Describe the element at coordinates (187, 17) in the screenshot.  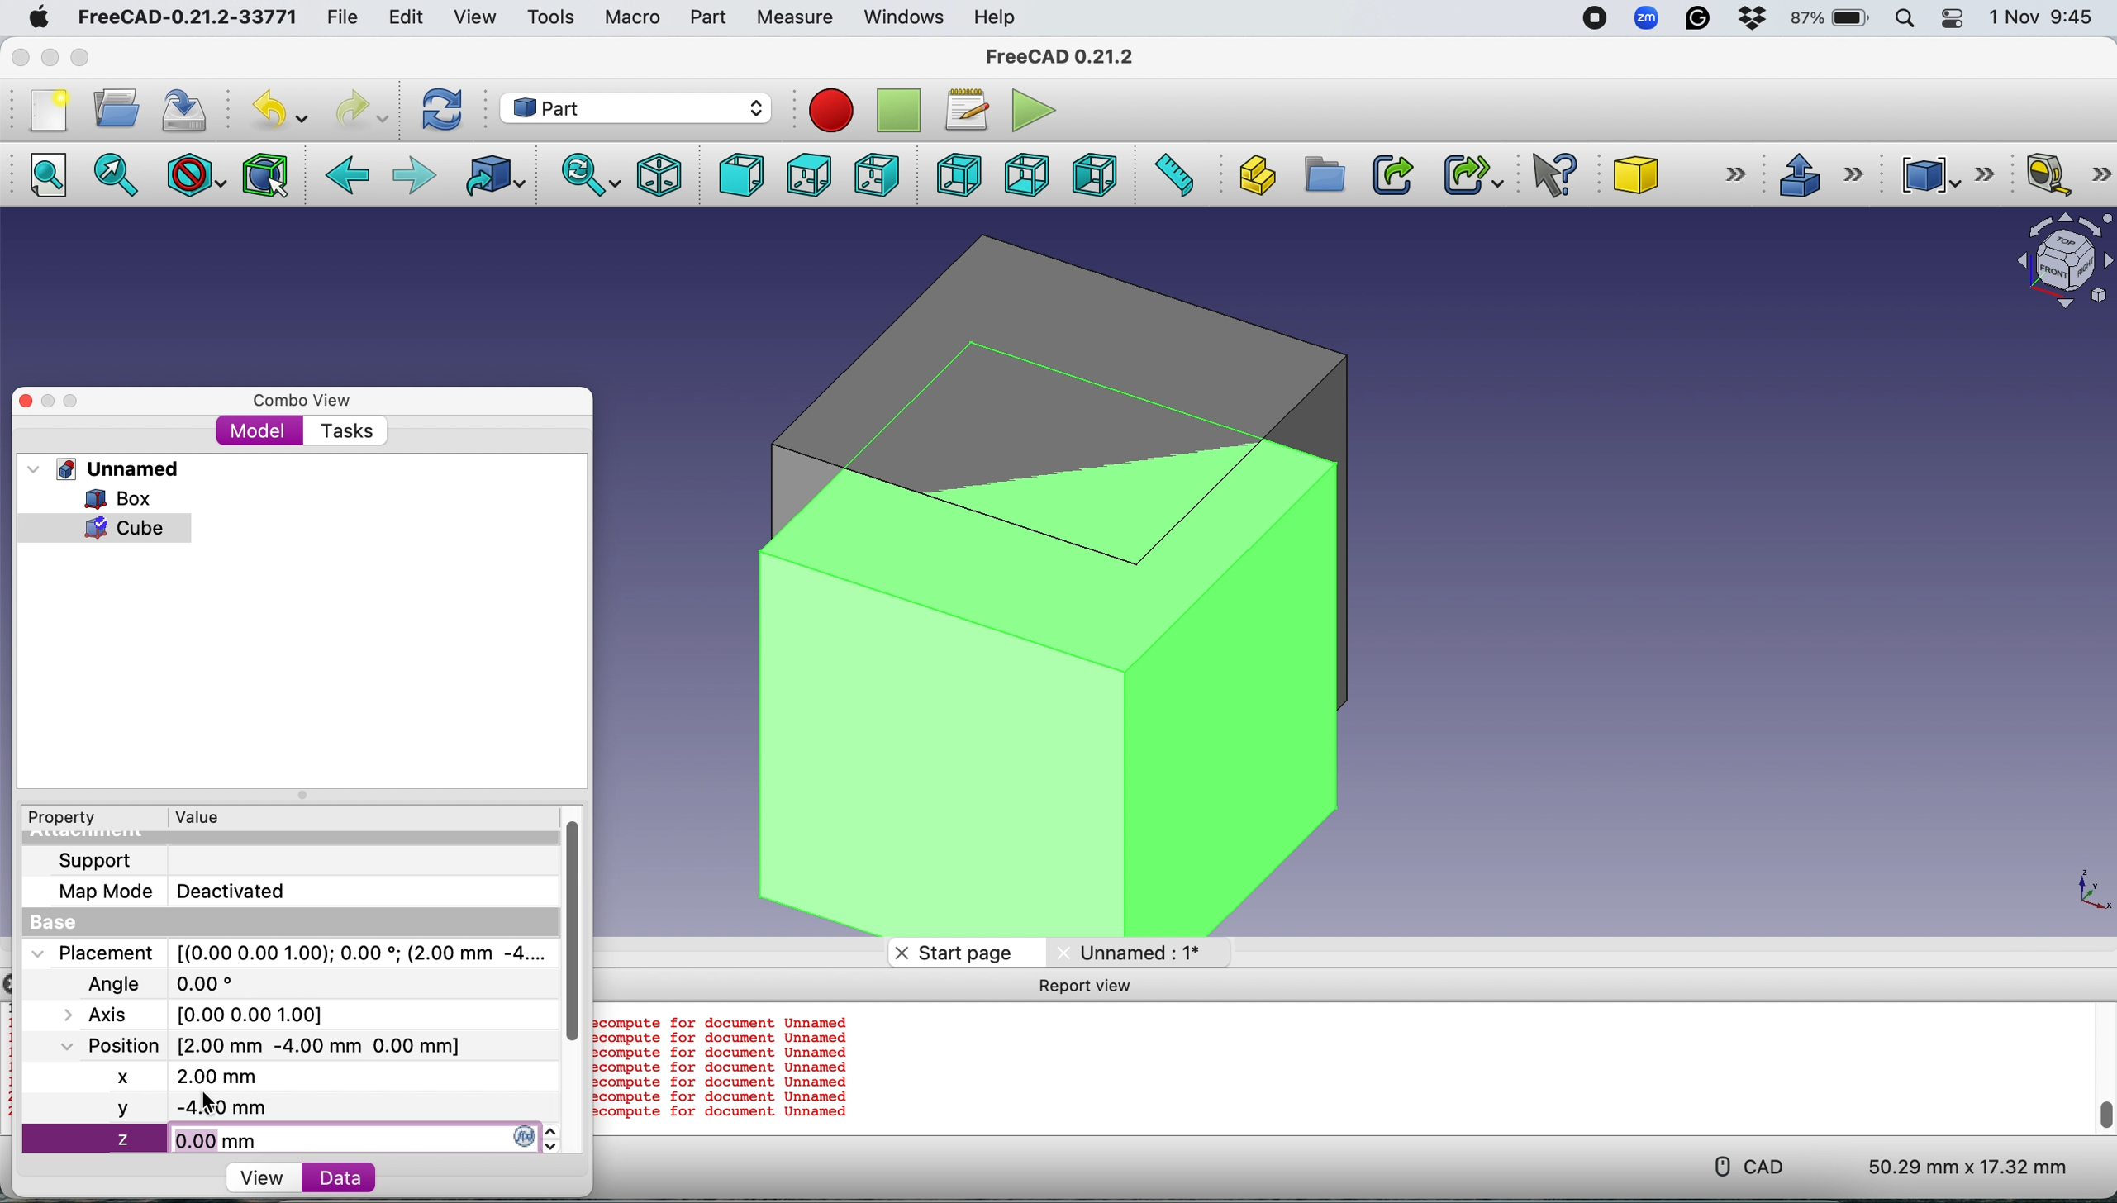
I see `FreeCAD-0.21.2-33771` at that location.